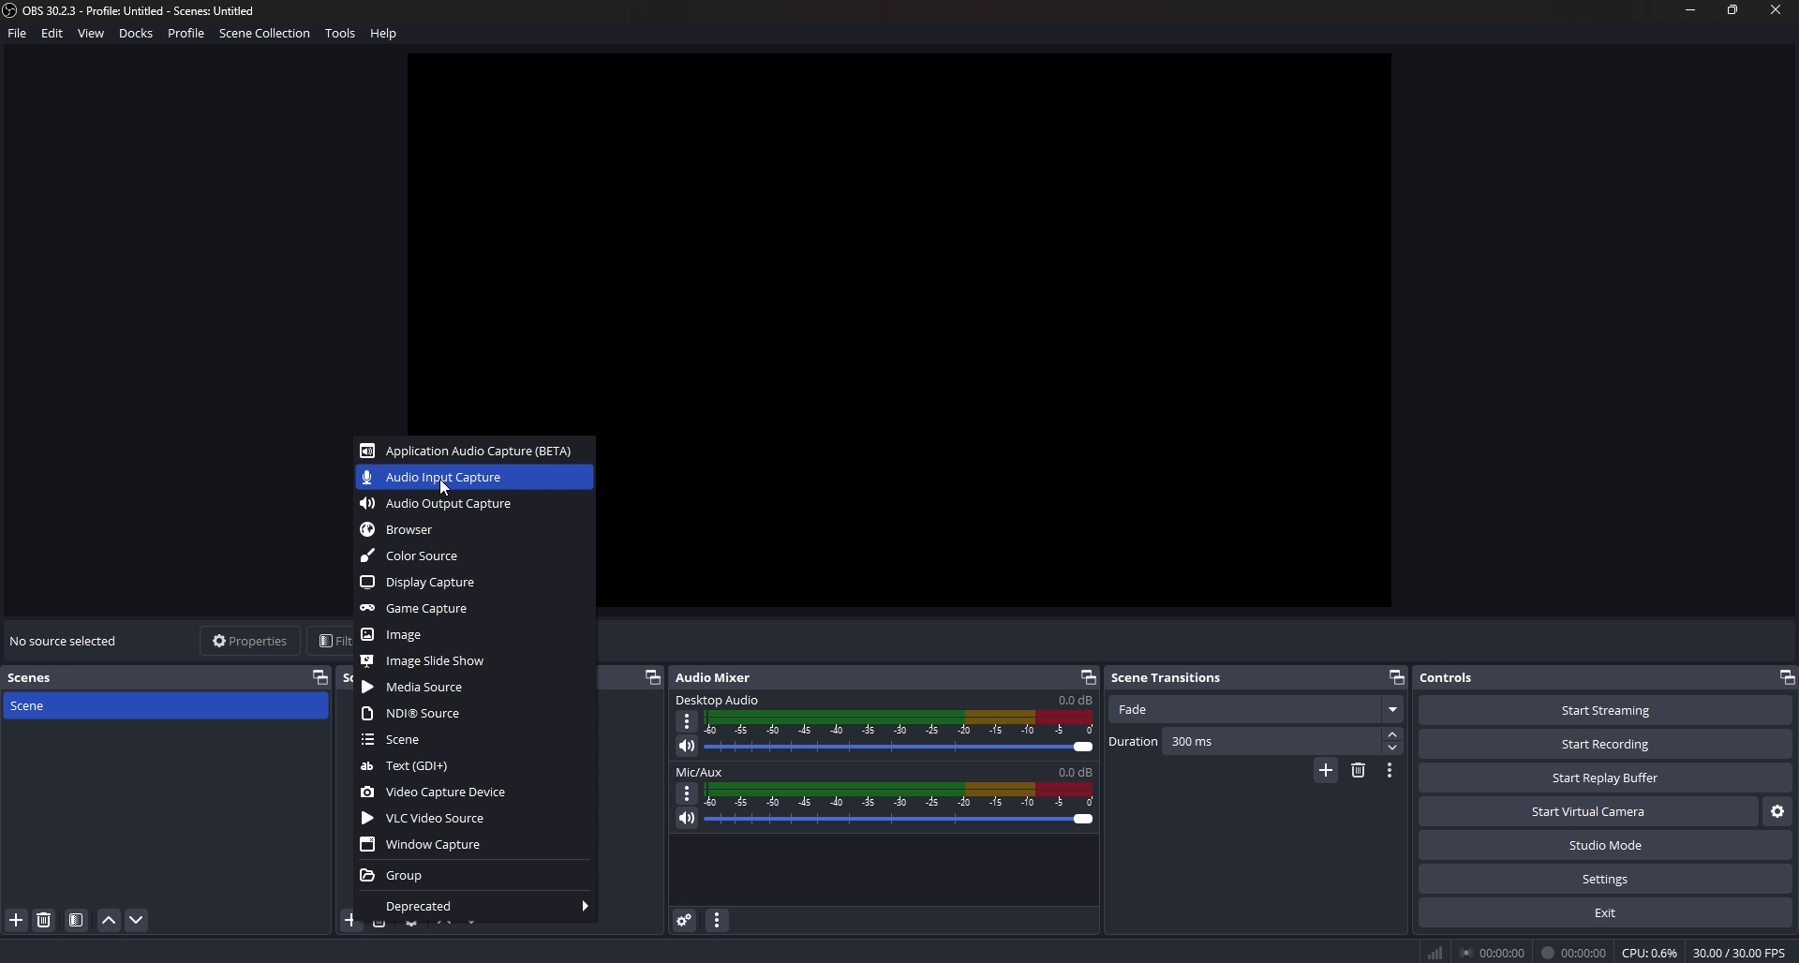 The image size is (1799, 963). I want to click on mute, so click(687, 818).